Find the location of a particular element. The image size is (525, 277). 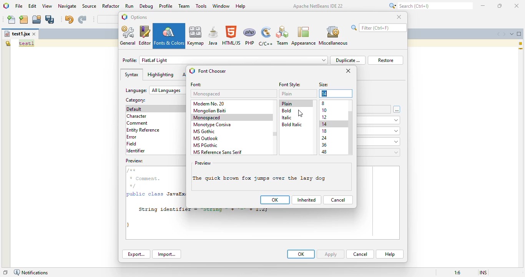

OK is located at coordinates (275, 200).